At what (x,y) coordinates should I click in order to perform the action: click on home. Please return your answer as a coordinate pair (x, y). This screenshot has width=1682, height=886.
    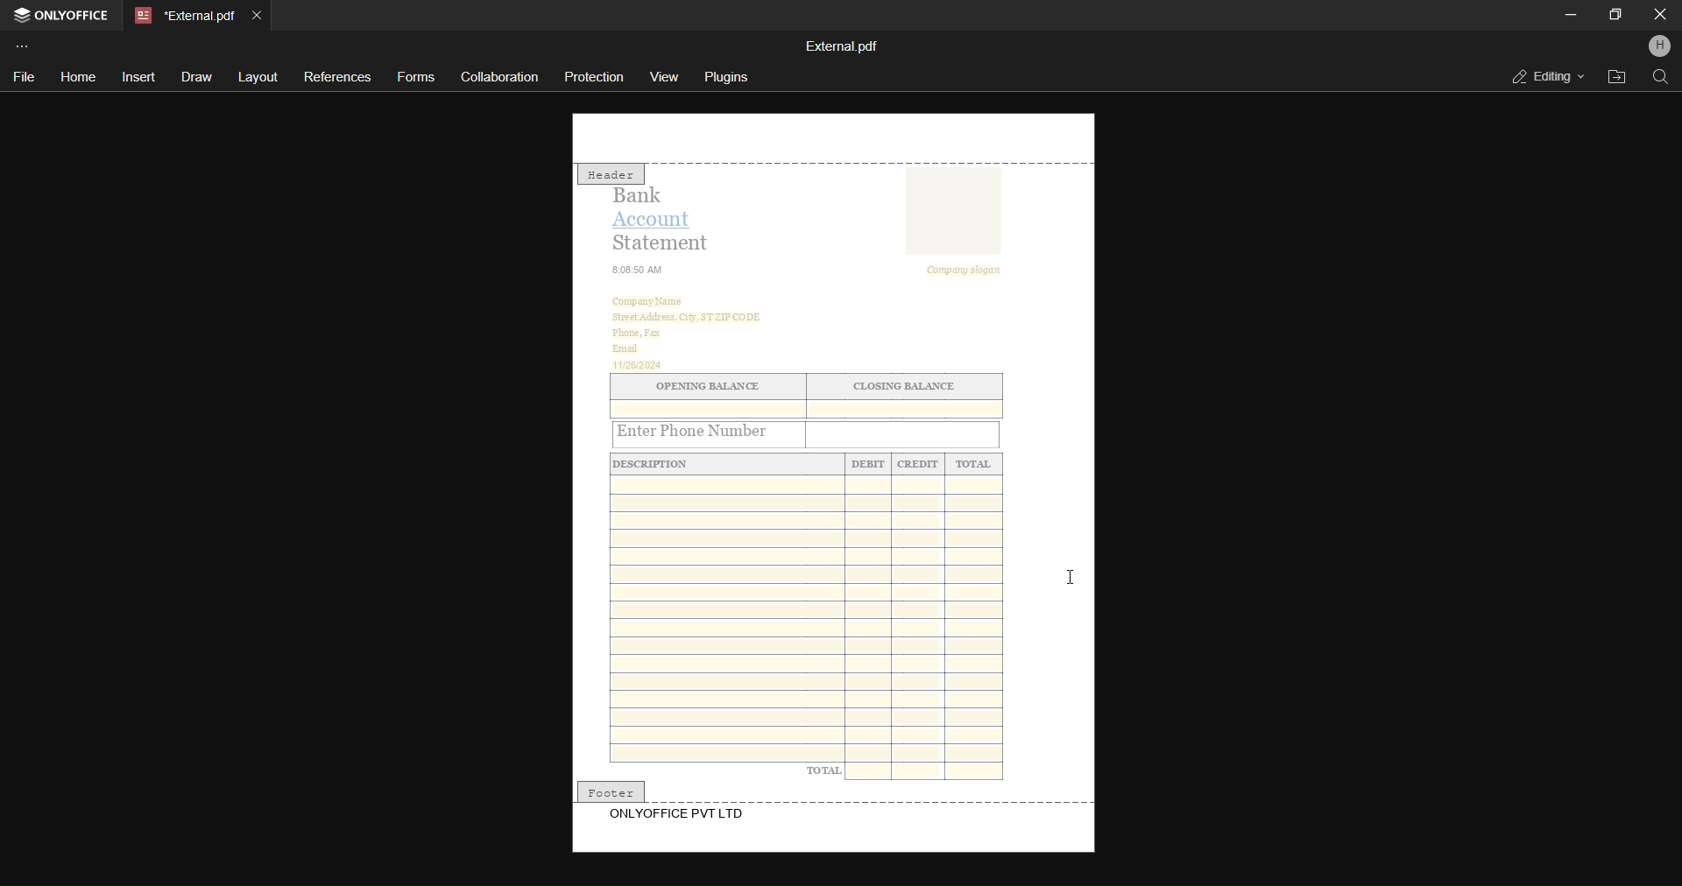
    Looking at the image, I should click on (78, 78).